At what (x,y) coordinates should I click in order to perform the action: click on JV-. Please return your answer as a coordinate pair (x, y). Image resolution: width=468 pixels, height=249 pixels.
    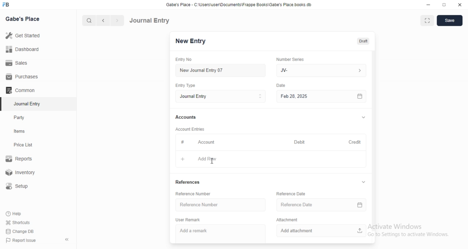
    Looking at the image, I should click on (323, 70).